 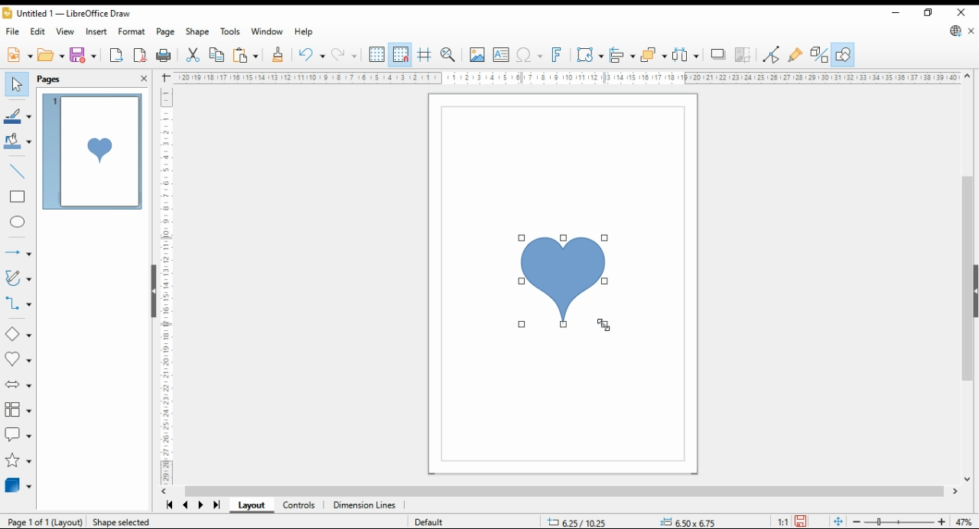 What do you see at coordinates (17, 83) in the screenshot?
I see `select` at bounding box center [17, 83].